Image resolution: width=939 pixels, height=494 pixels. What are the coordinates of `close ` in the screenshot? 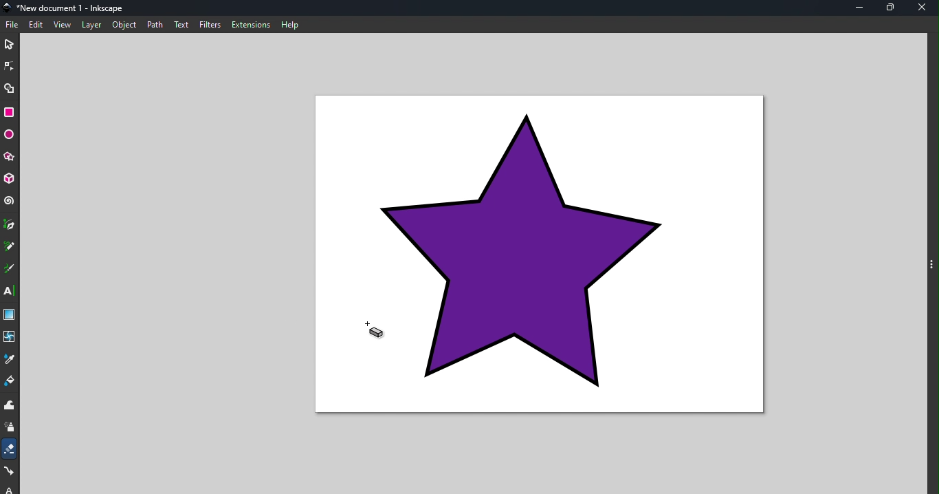 It's located at (925, 8).